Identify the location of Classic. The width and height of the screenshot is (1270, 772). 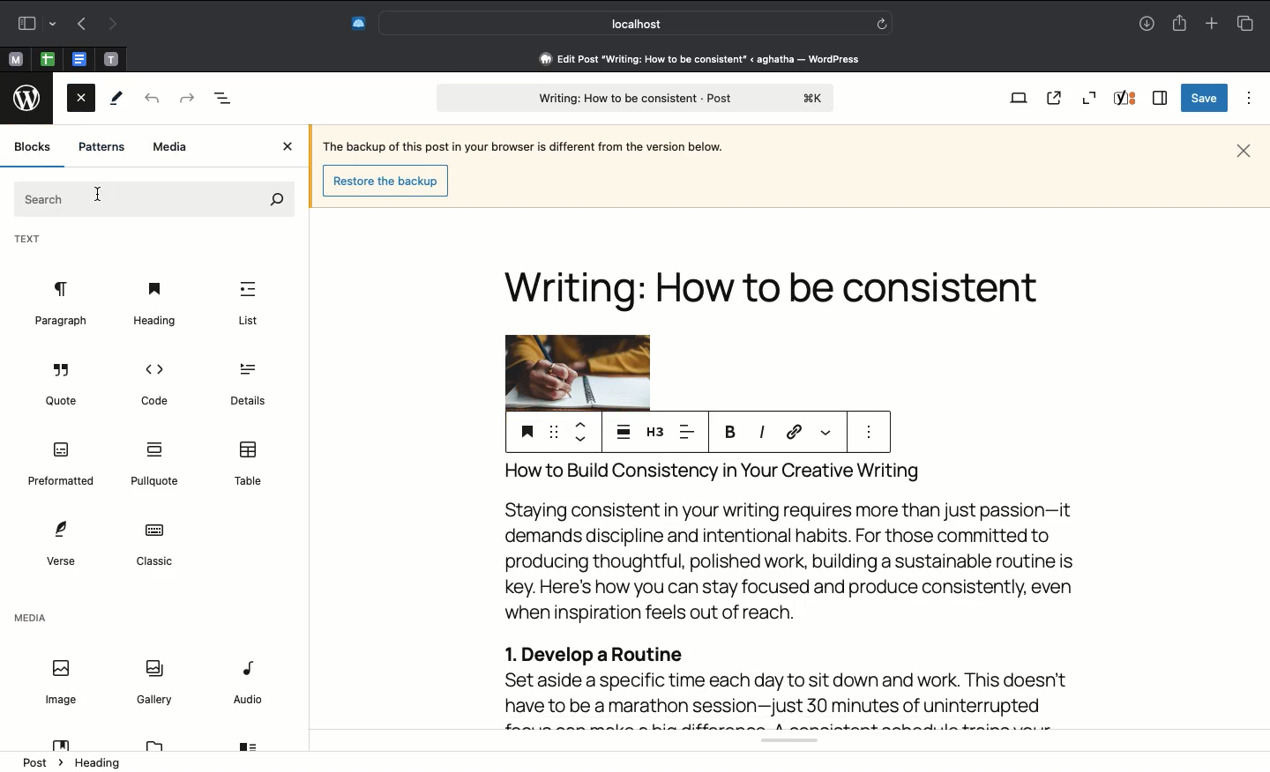
(153, 546).